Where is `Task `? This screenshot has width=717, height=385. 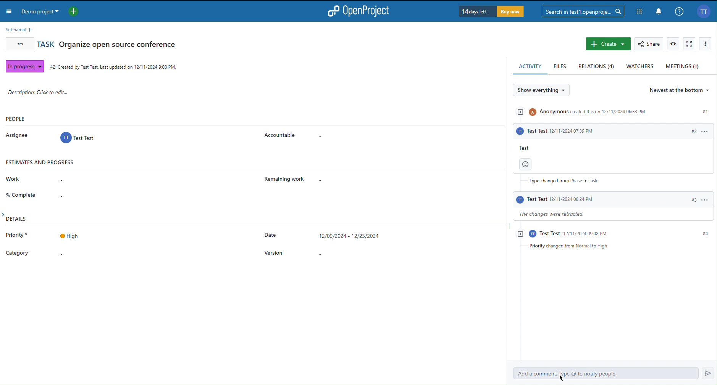
Task  is located at coordinates (108, 44).